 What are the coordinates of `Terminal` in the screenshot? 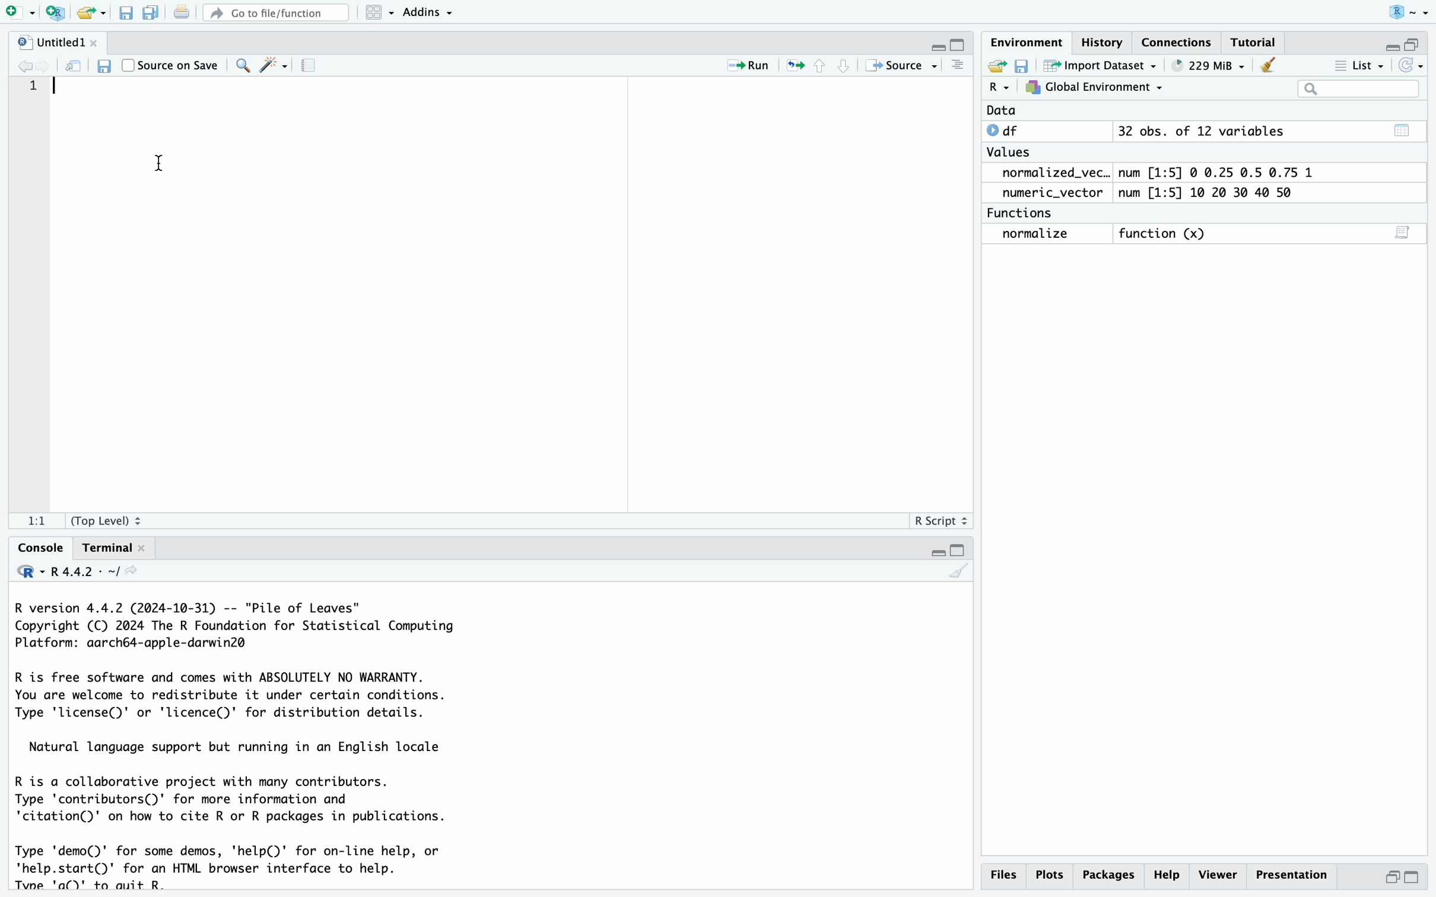 It's located at (107, 549).